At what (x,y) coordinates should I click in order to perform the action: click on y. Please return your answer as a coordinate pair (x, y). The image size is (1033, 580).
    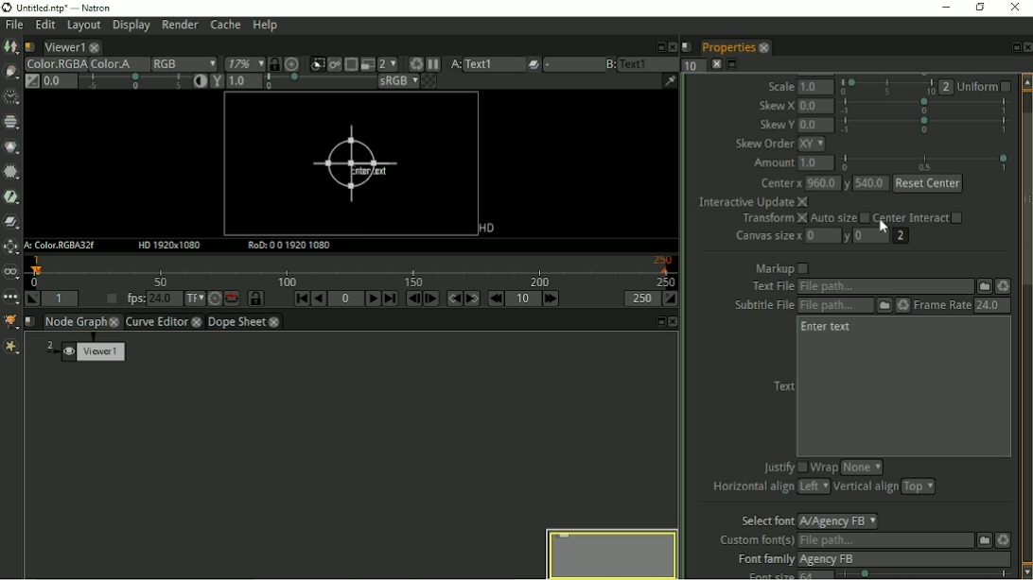
    Looking at the image, I should click on (847, 238).